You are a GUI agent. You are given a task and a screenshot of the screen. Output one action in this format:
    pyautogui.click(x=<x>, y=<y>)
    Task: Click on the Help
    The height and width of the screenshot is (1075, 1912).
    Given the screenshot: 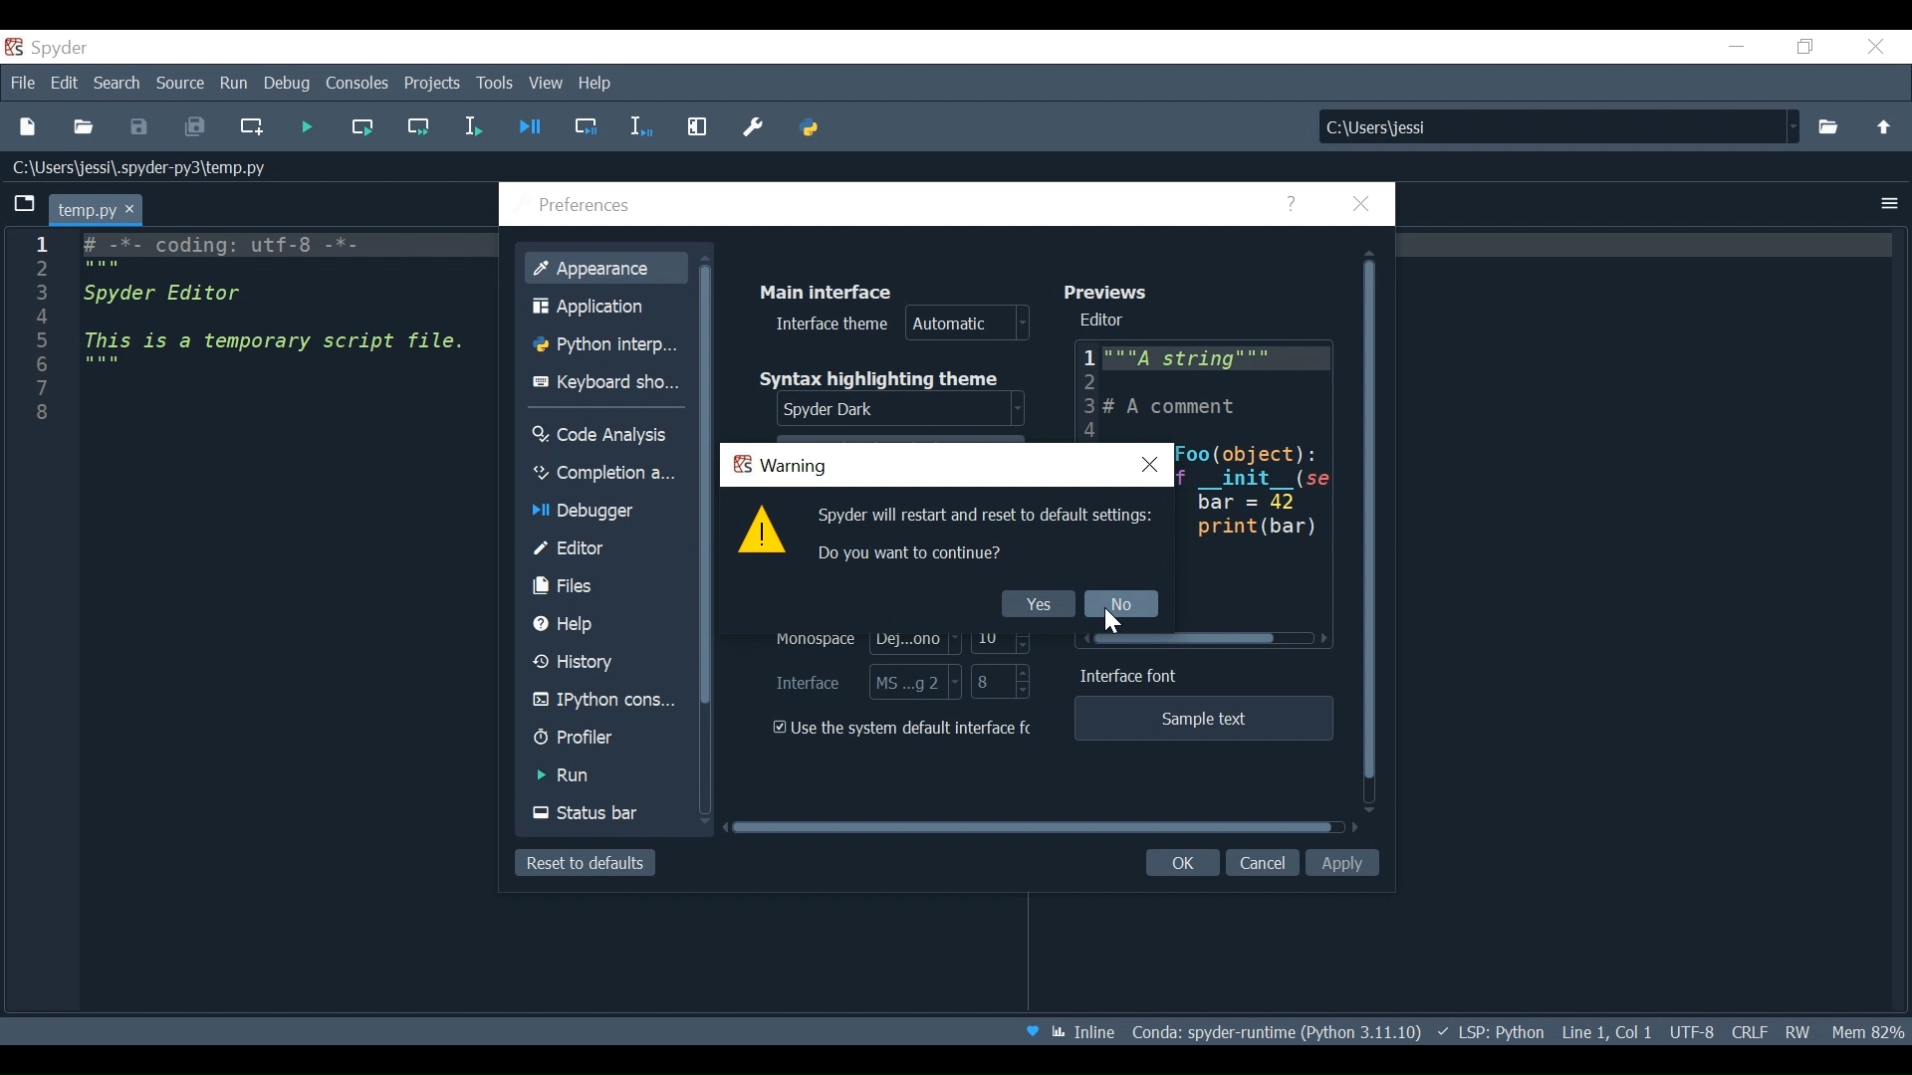 What is the action you would take?
    pyautogui.click(x=606, y=625)
    